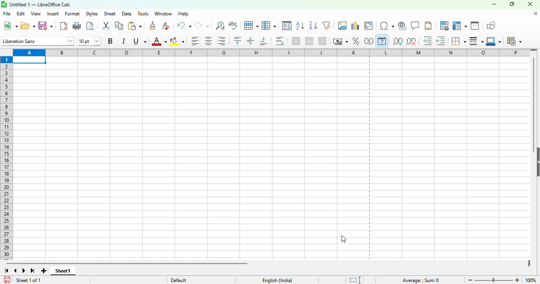  What do you see at coordinates (10, 26) in the screenshot?
I see `new` at bounding box center [10, 26].